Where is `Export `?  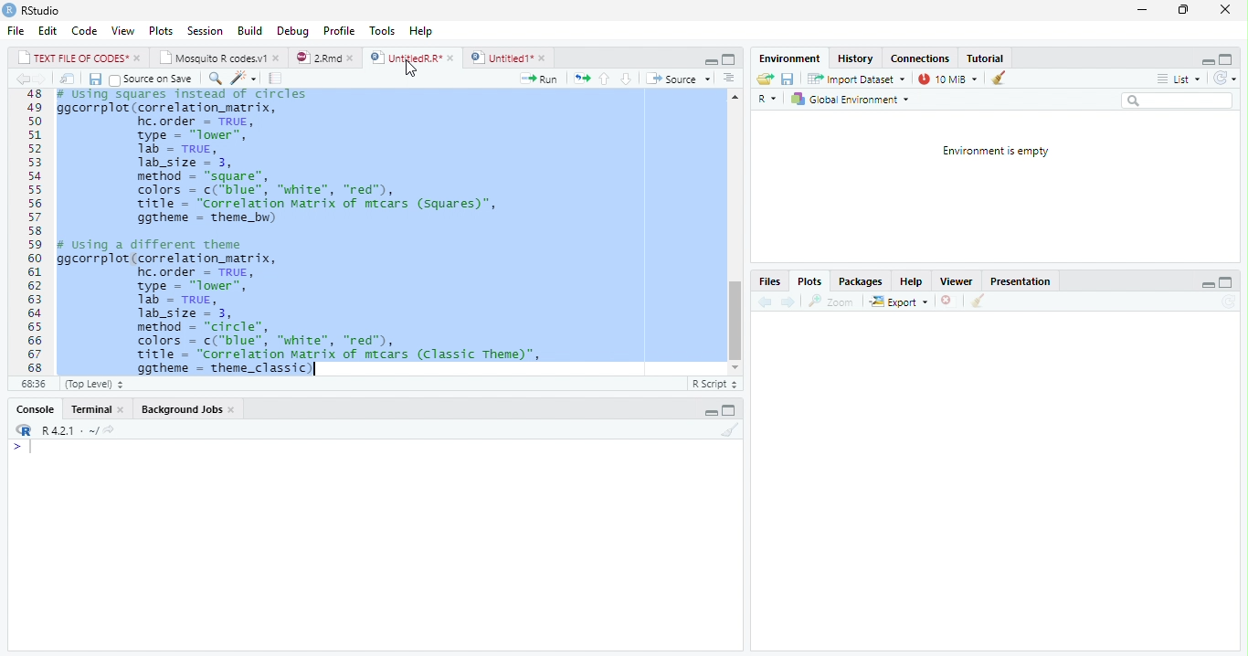 Export  is located at coordinates (898, 302).